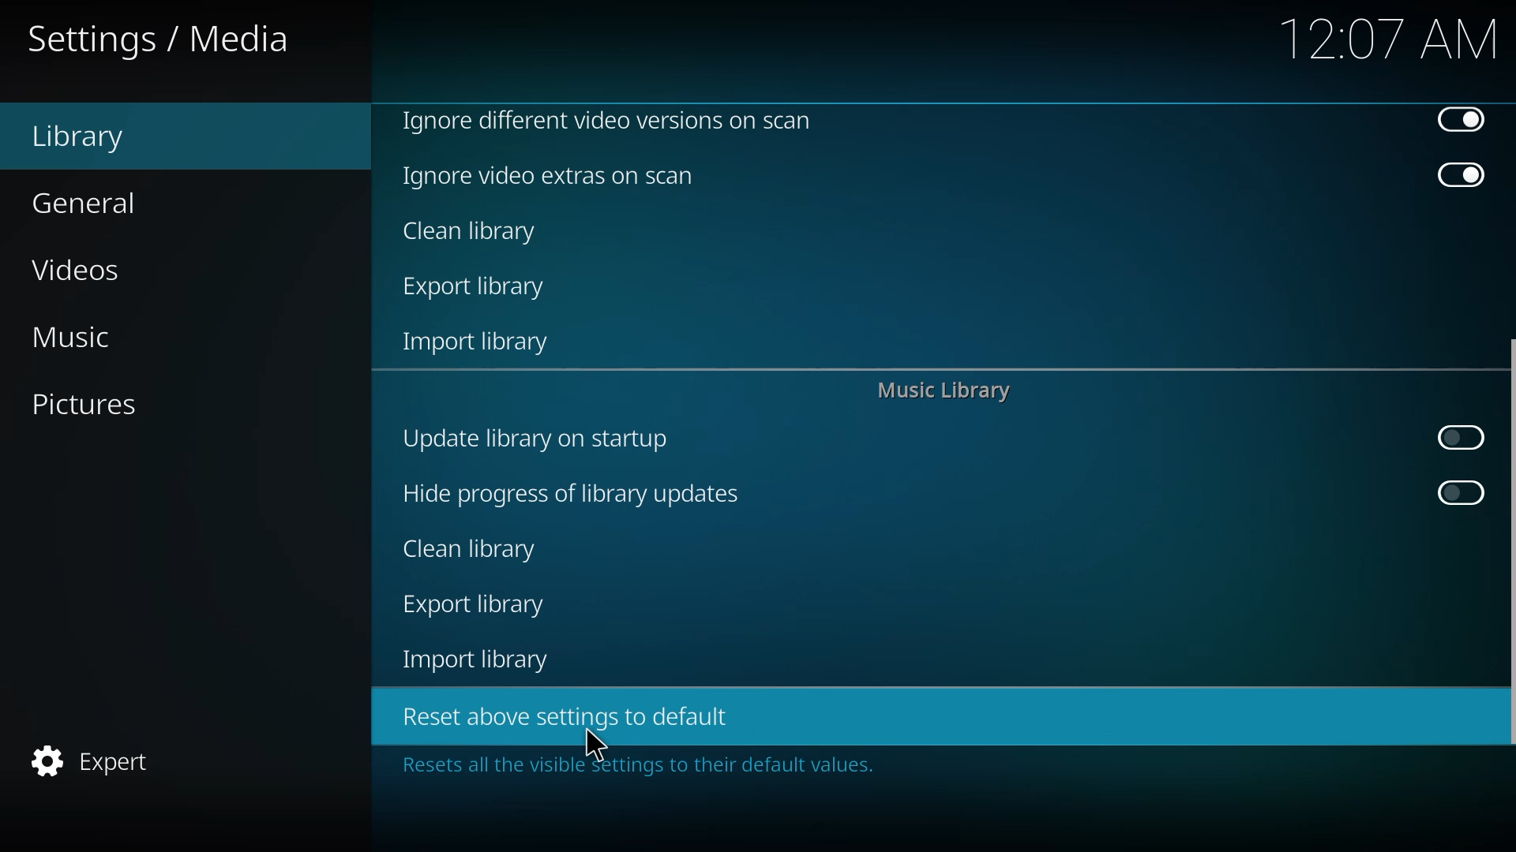  I want to click on export, so click(474, 605).